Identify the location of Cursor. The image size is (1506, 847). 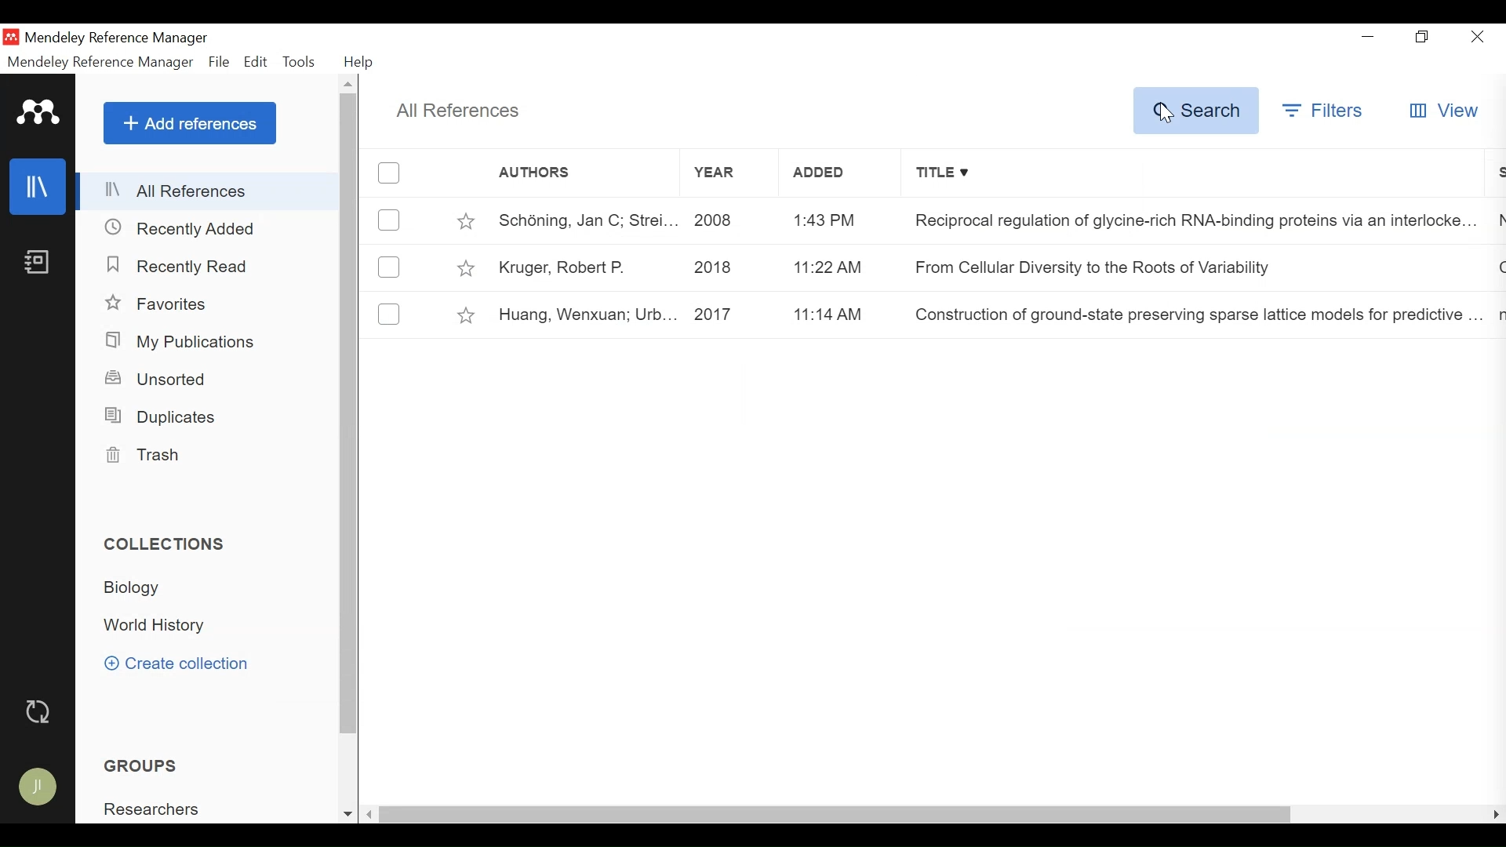
(1167, 115).